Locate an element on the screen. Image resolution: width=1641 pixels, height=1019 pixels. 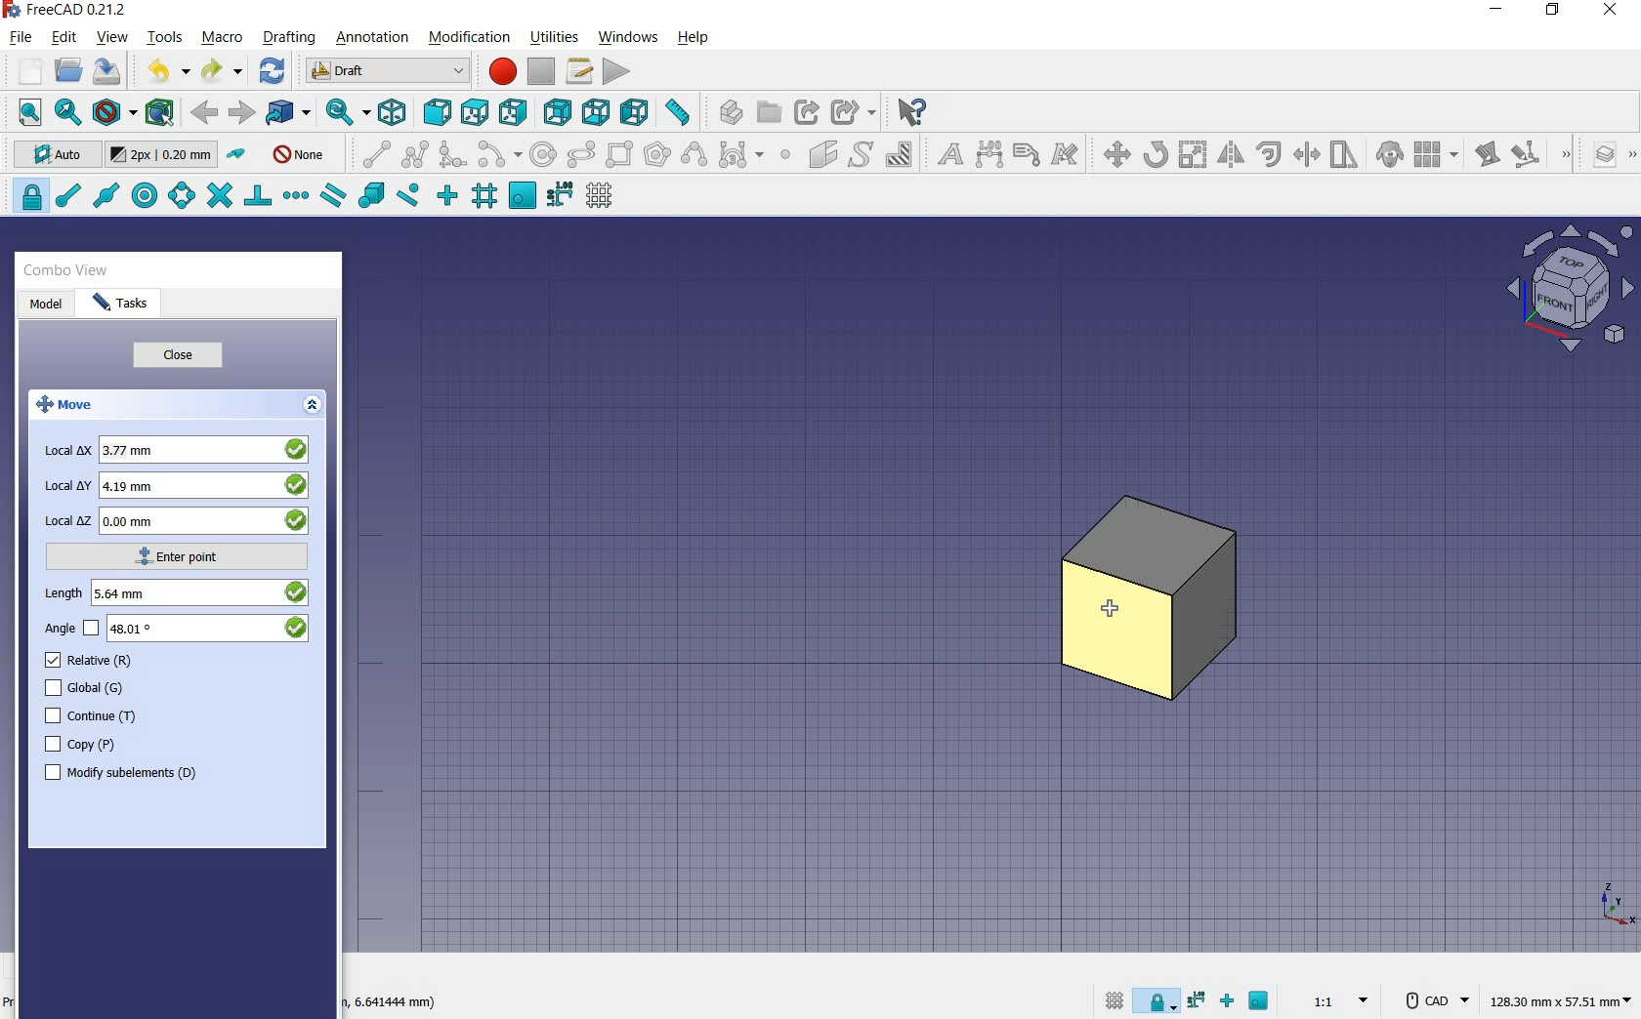
go to linked objects is located at coordinates (287, 113).